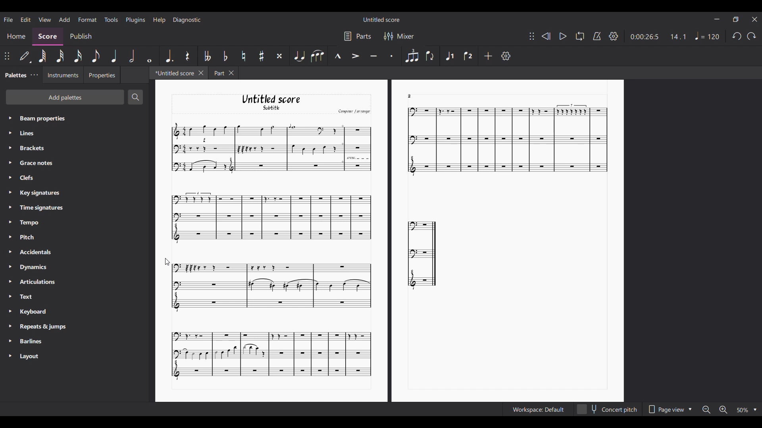  Describe the element at coordinates (506, 56) in the screenshot. I see `Settings` at that location.